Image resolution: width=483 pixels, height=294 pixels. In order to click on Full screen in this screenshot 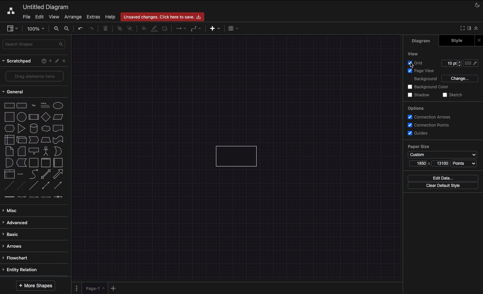, I will do `click(462, 29)`.